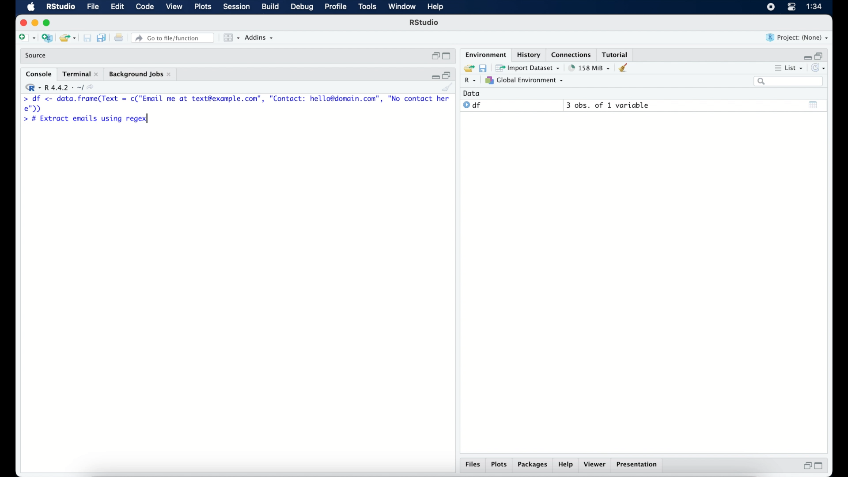 The height and width of the screenshot is (477, 848). What do you see at coordinates (402, 8) in the screenshot?
I see `window` at bounding box center [402, 8].